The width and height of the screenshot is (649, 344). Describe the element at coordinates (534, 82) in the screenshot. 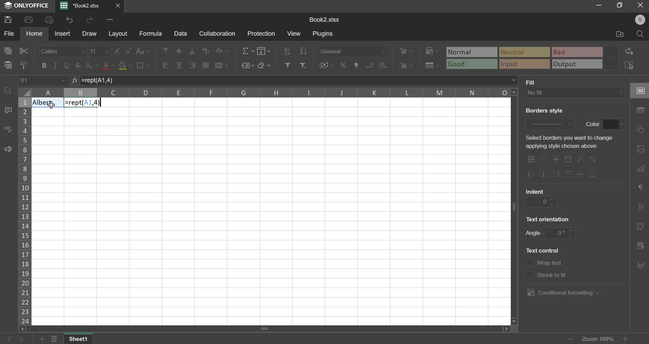

I see `text` at that location.